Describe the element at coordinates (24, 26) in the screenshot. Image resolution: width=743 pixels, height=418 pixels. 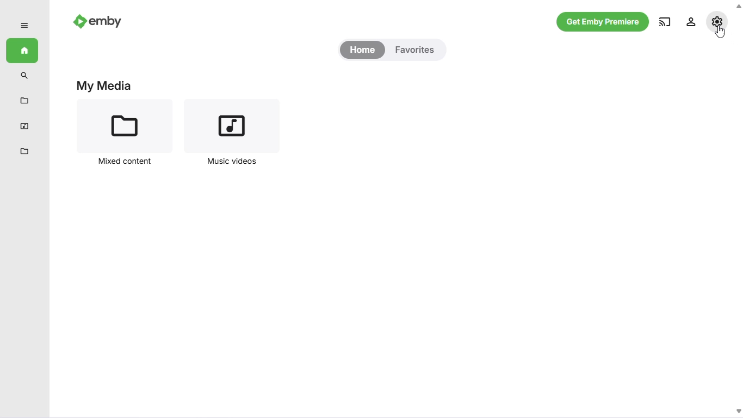
I see `expand` at that location.